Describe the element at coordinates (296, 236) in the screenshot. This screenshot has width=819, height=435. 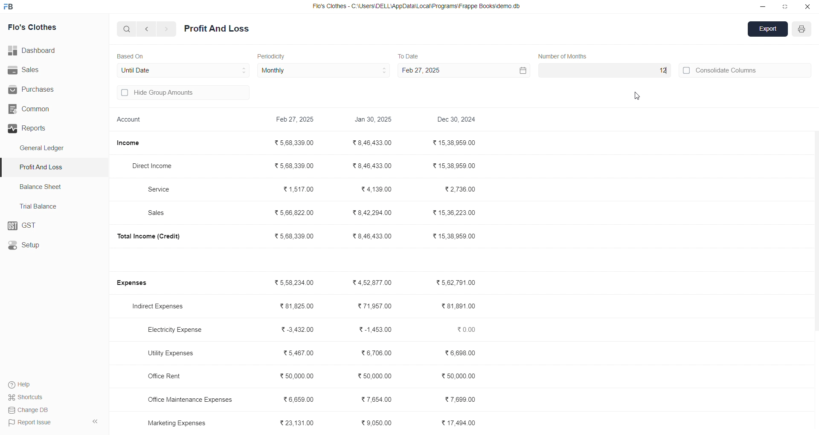
I see `₹5,68,339.00` at that location.